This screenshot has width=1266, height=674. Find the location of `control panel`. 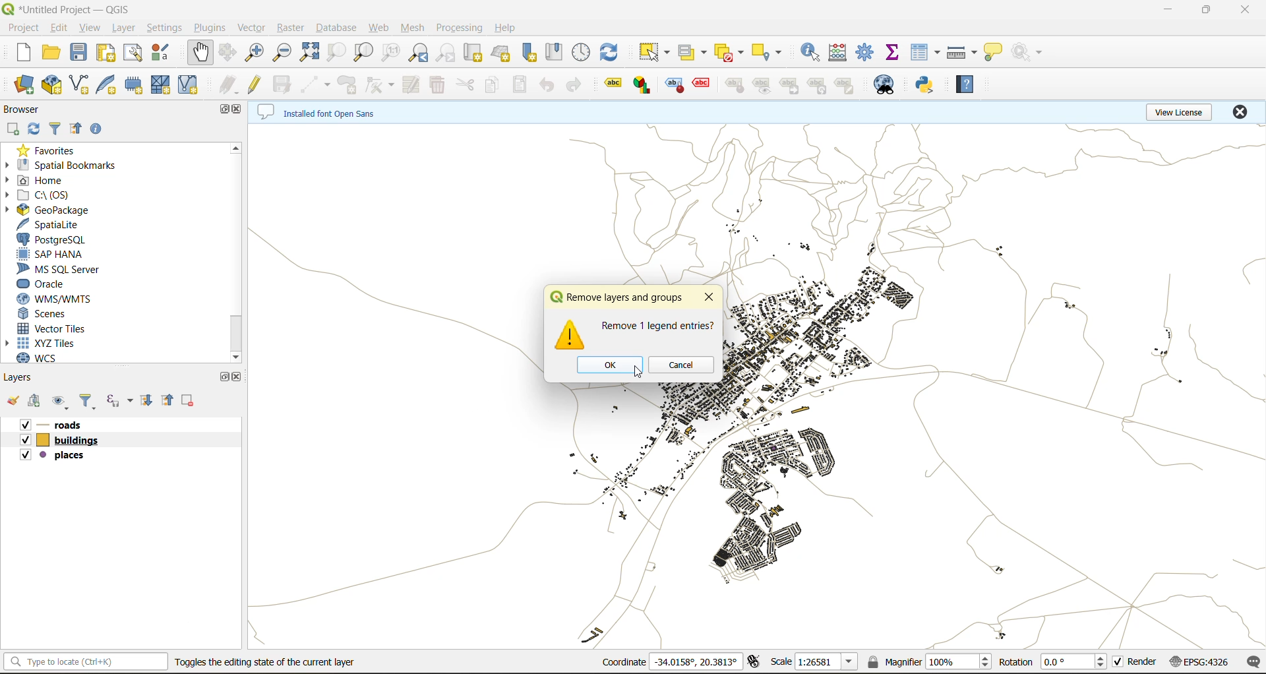

control panel is located at coordinates (584, 52).